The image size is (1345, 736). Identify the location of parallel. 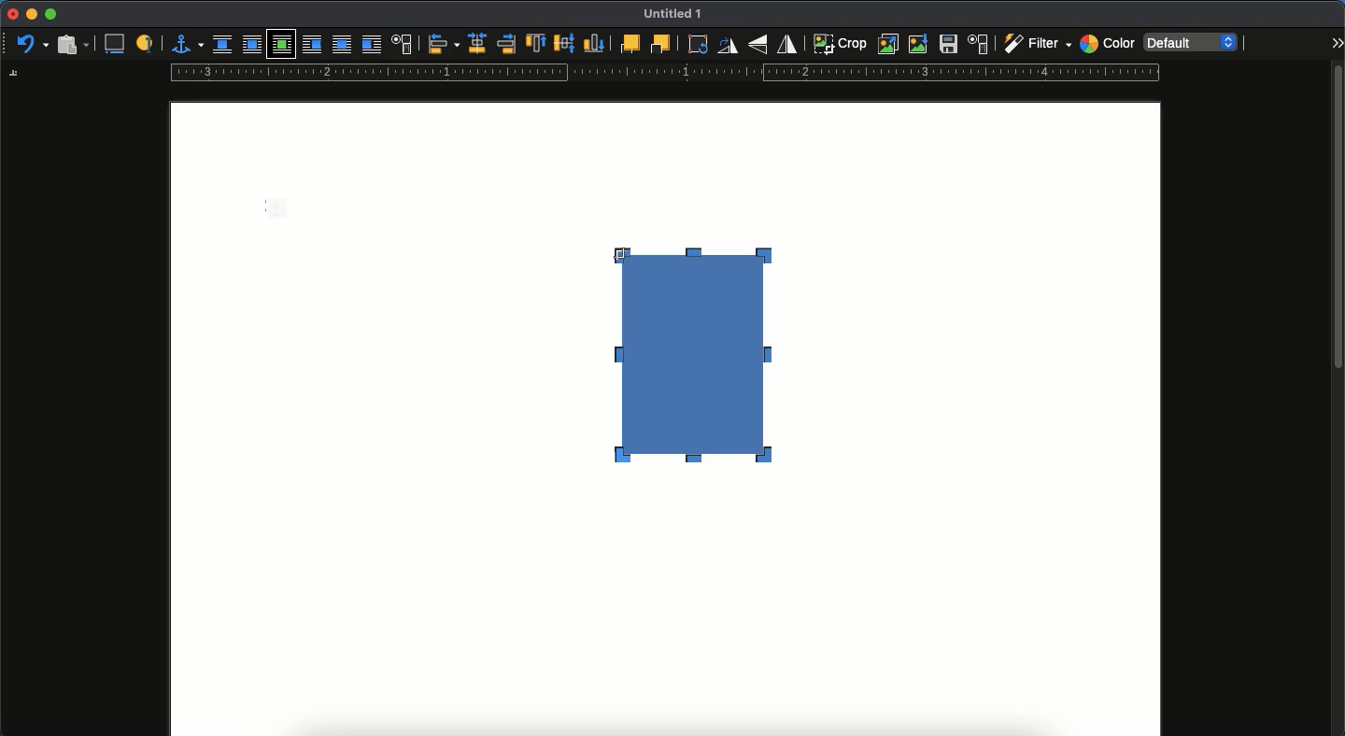
(254, 47).